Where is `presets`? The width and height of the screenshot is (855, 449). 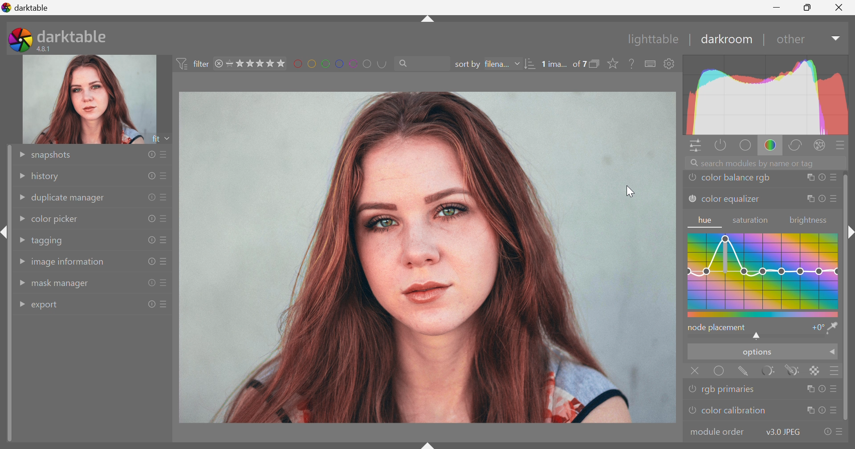
presets is located at coordinates (165, 283).